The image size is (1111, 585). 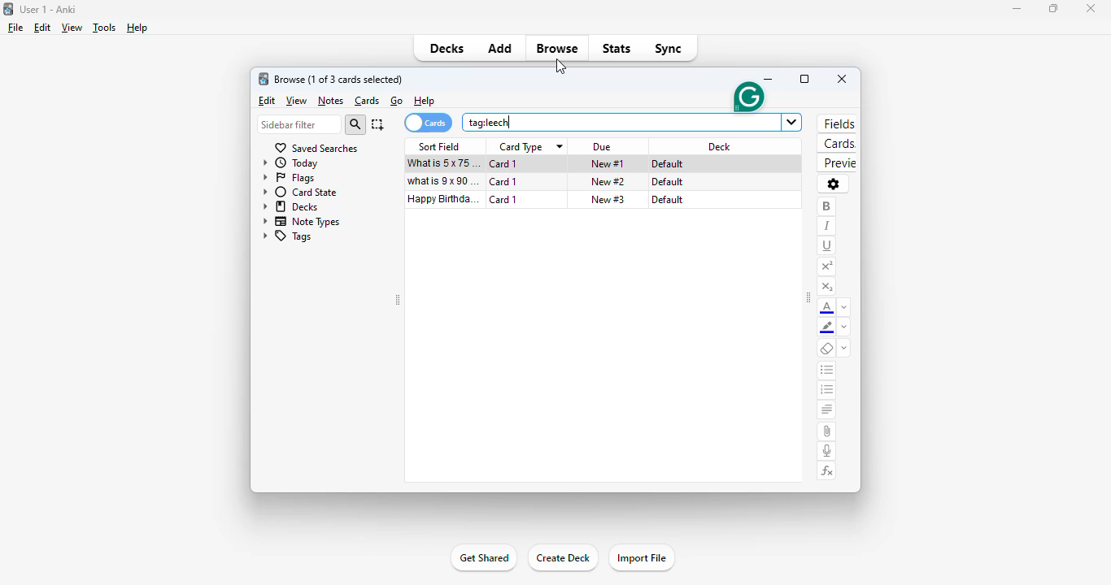 What do you see at coordinates (608, 164) in the screenshot?
I see `new #1` at bounding box center [608, 164].